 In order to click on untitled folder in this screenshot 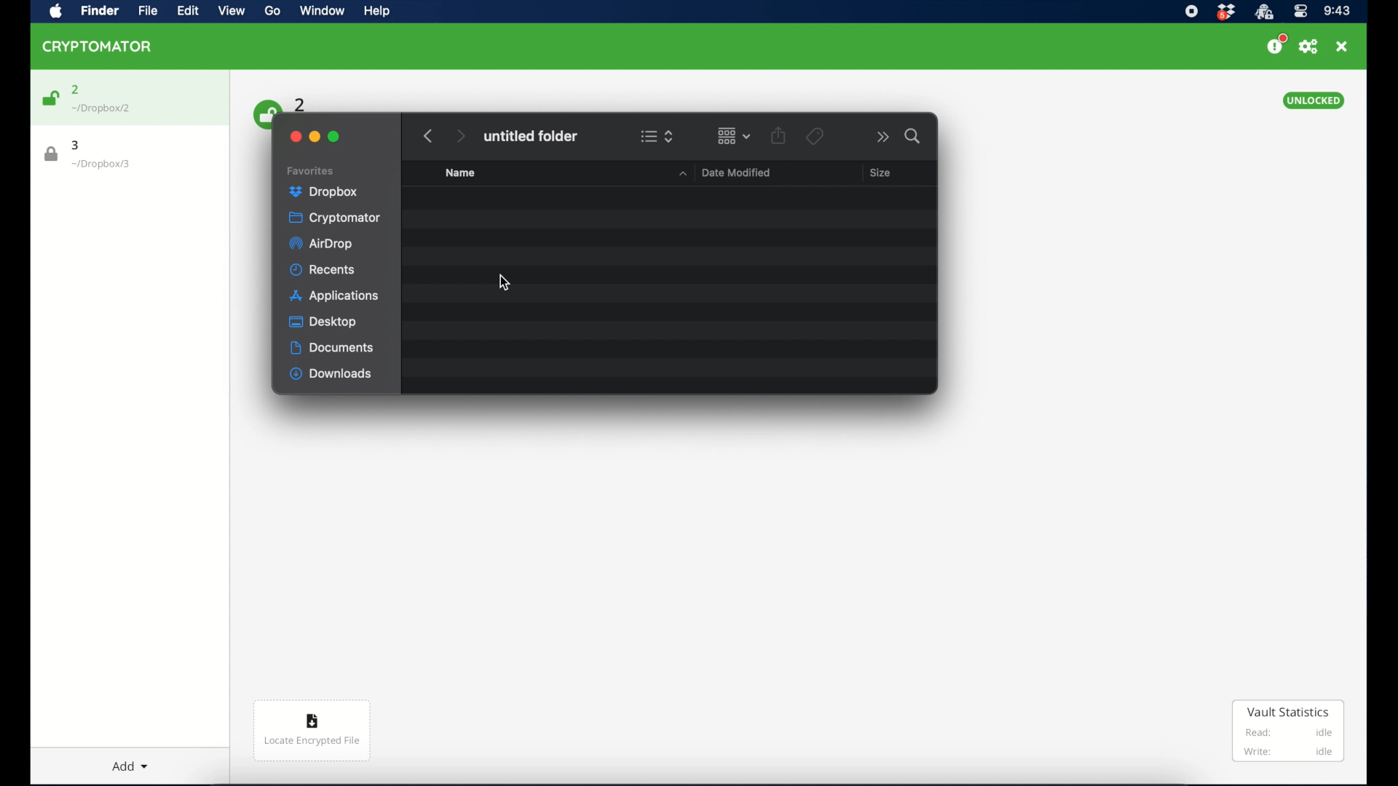, I will do `click(530, 136)`.